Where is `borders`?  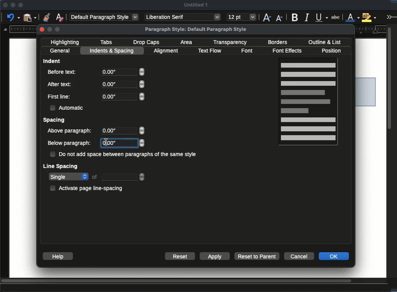
borders is located at coordinates (277, 42).